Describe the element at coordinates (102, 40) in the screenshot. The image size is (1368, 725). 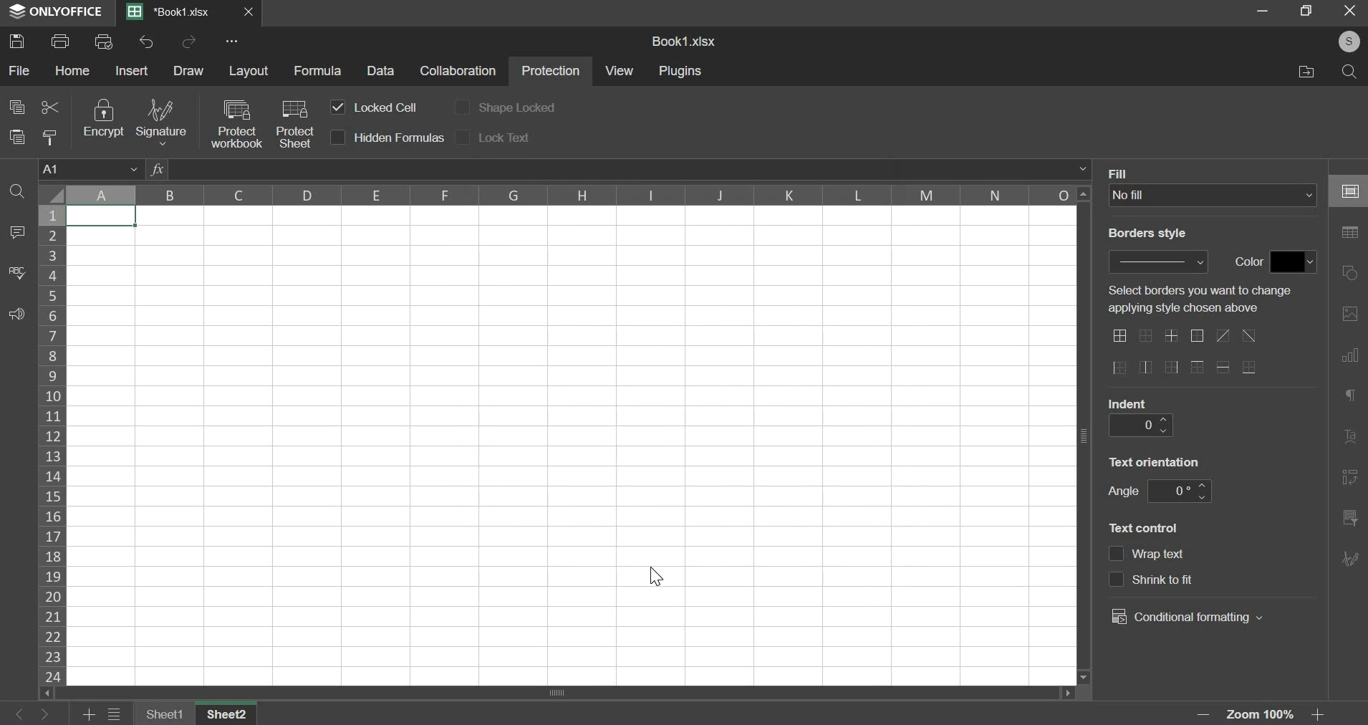
I see `print preview` at that location.